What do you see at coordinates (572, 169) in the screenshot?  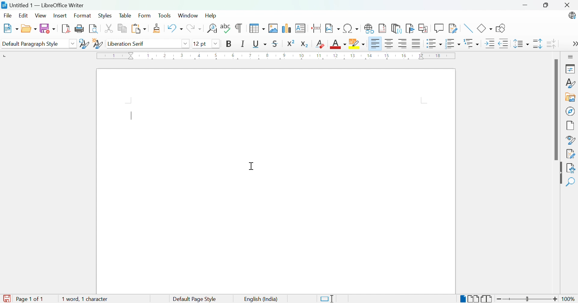 I see `Accessibility check` at bounding box center [572, 169].